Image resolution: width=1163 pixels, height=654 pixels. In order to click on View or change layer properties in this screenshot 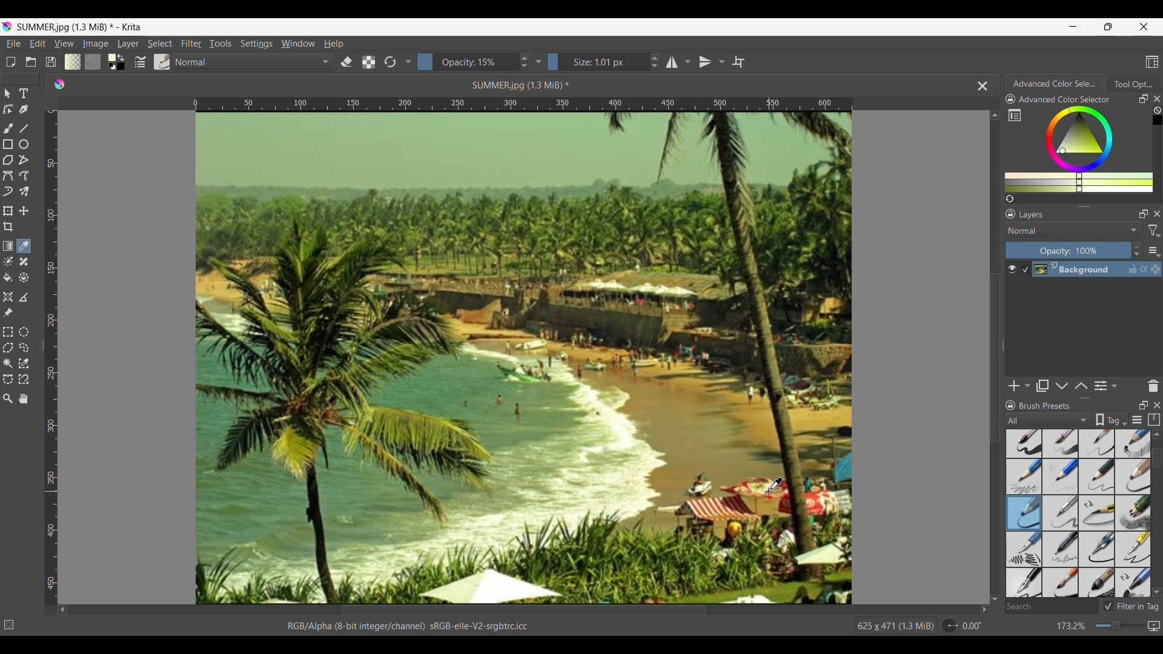, I will do `click(1101, 386)`.